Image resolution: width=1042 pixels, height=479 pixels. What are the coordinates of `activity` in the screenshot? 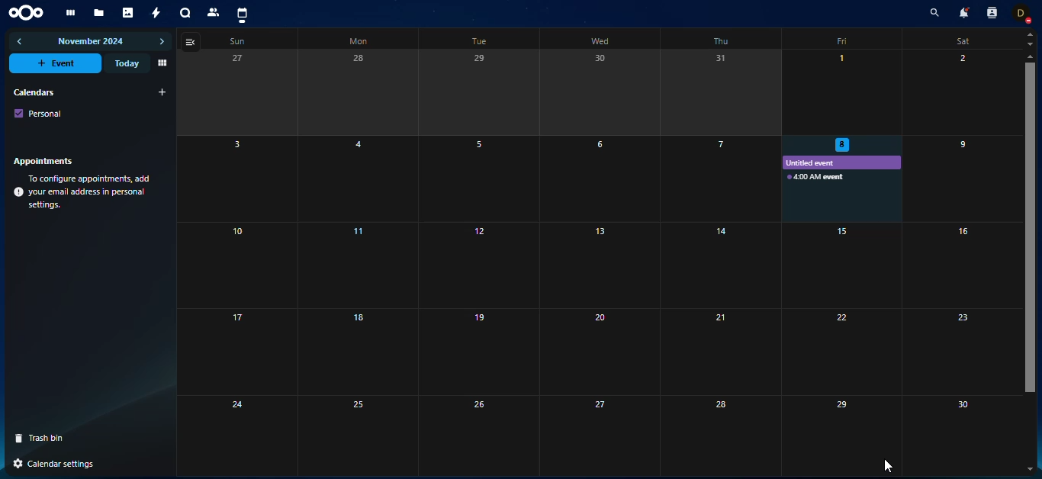 It's located at (157, 13).